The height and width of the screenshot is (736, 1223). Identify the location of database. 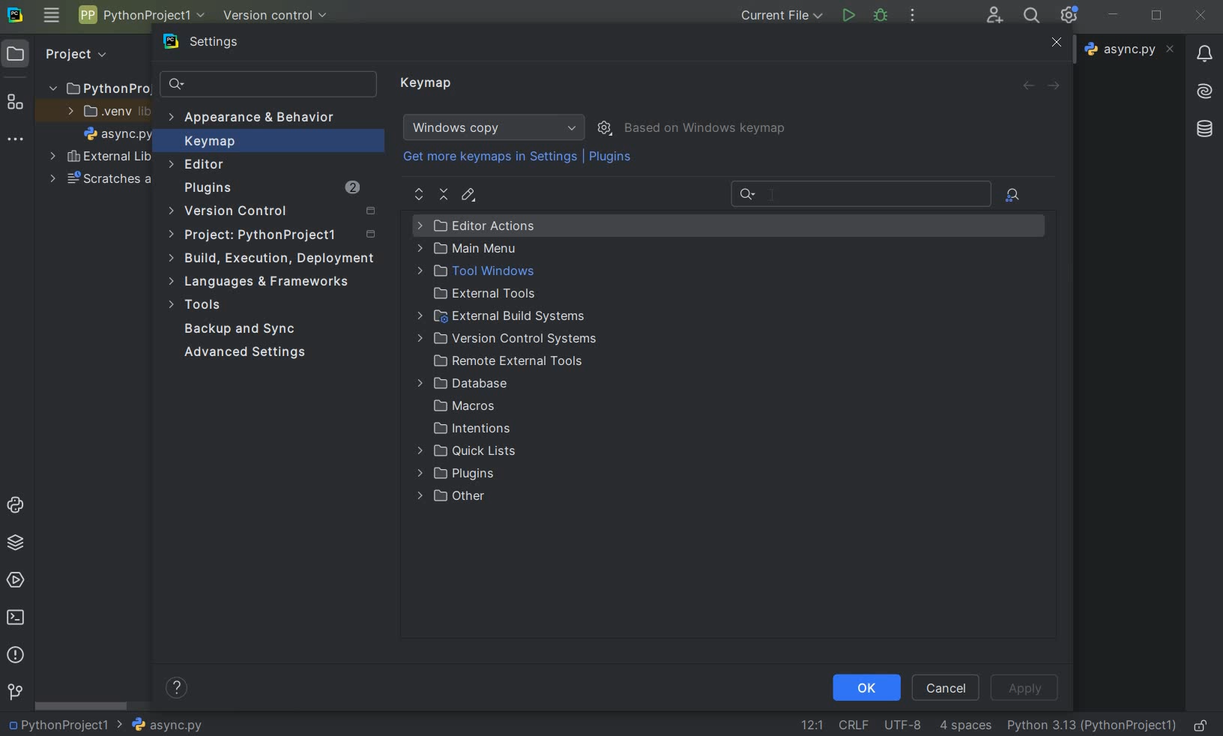
(1207, 127).